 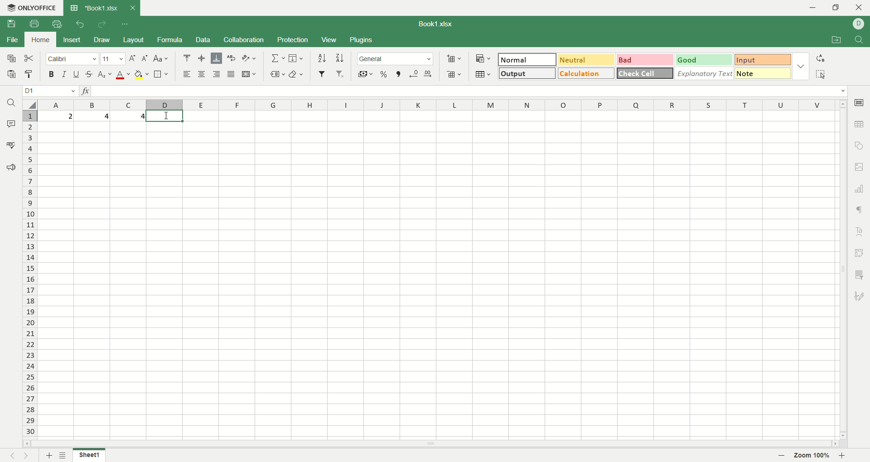 I want to click on orientation, so click(x=251, y=59).